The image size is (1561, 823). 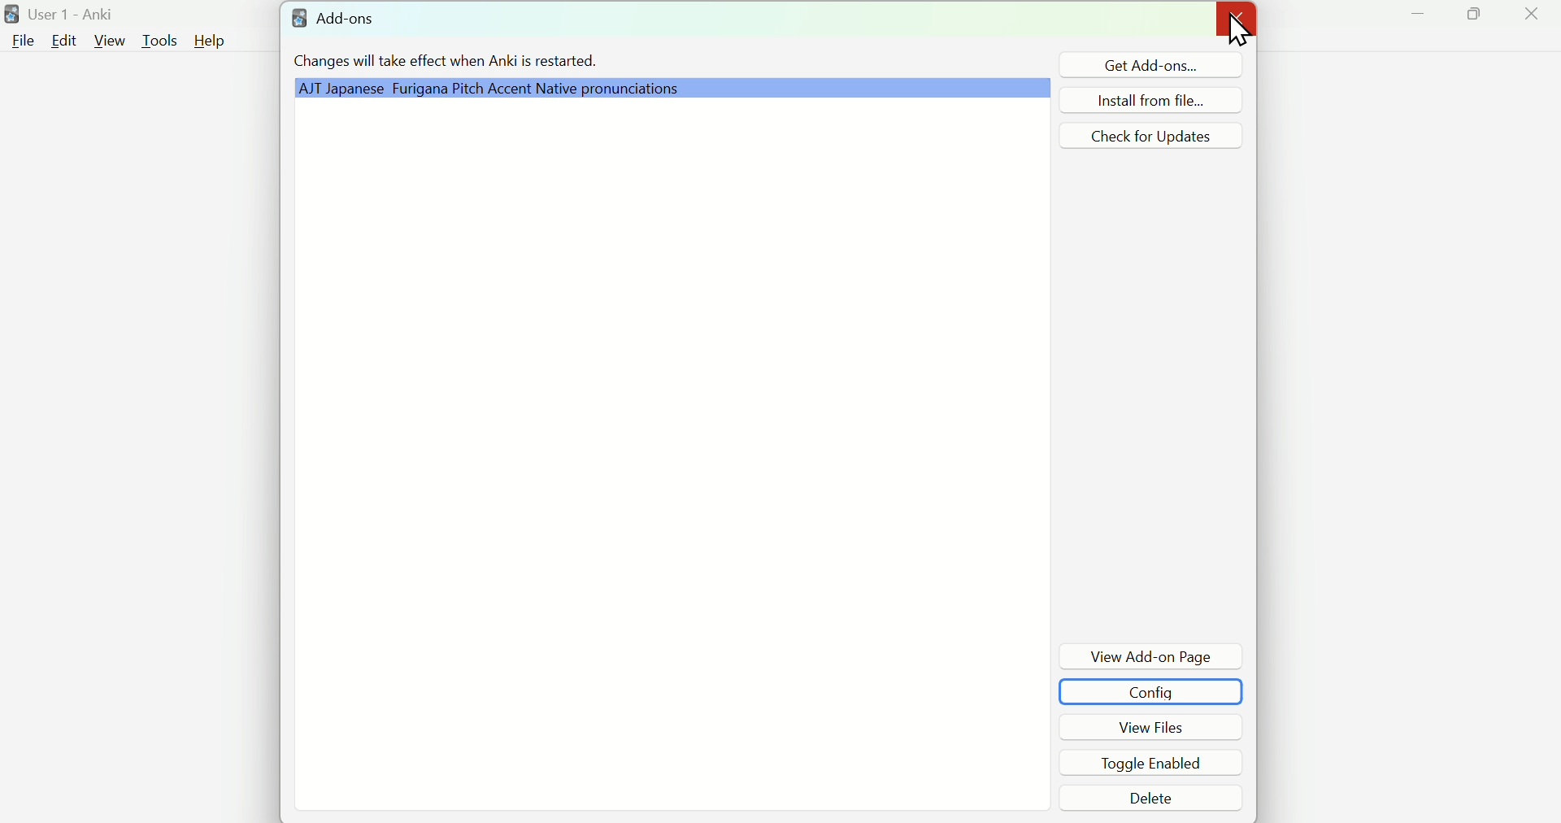 I want to click on Changes will take effect when Anki is restarted, so click(x=454, y=63).